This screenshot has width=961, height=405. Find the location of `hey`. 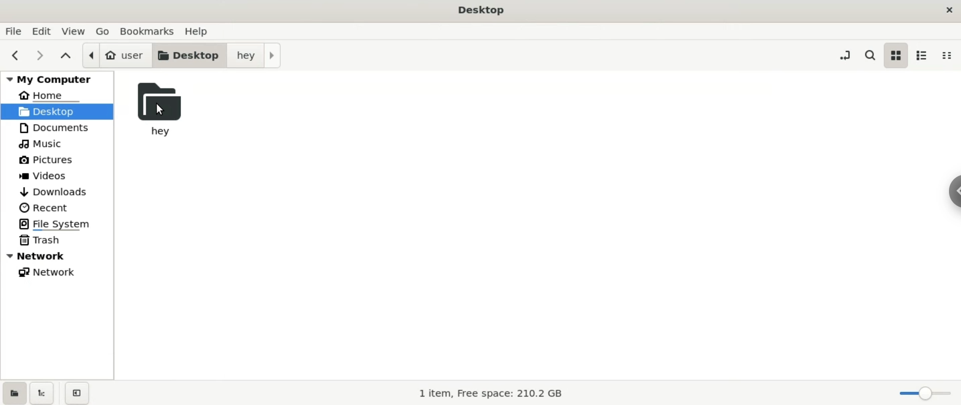

hey is located at coordinates (253, 54).